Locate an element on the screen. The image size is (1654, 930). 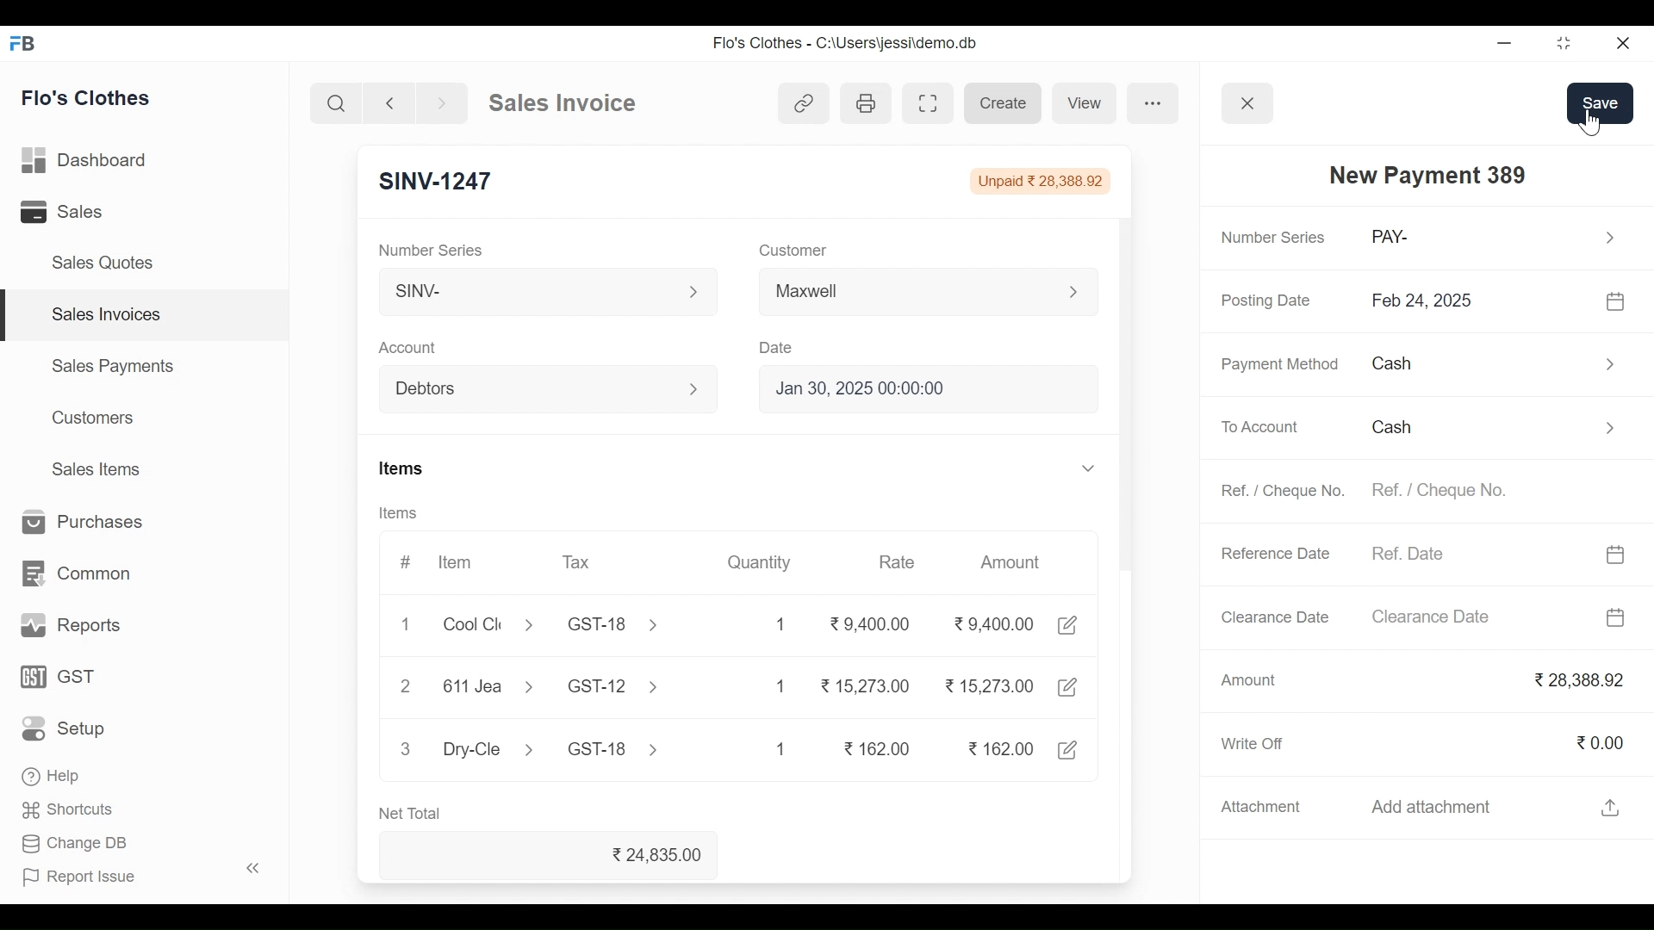
Cash is located at coordinates (1402, 428).